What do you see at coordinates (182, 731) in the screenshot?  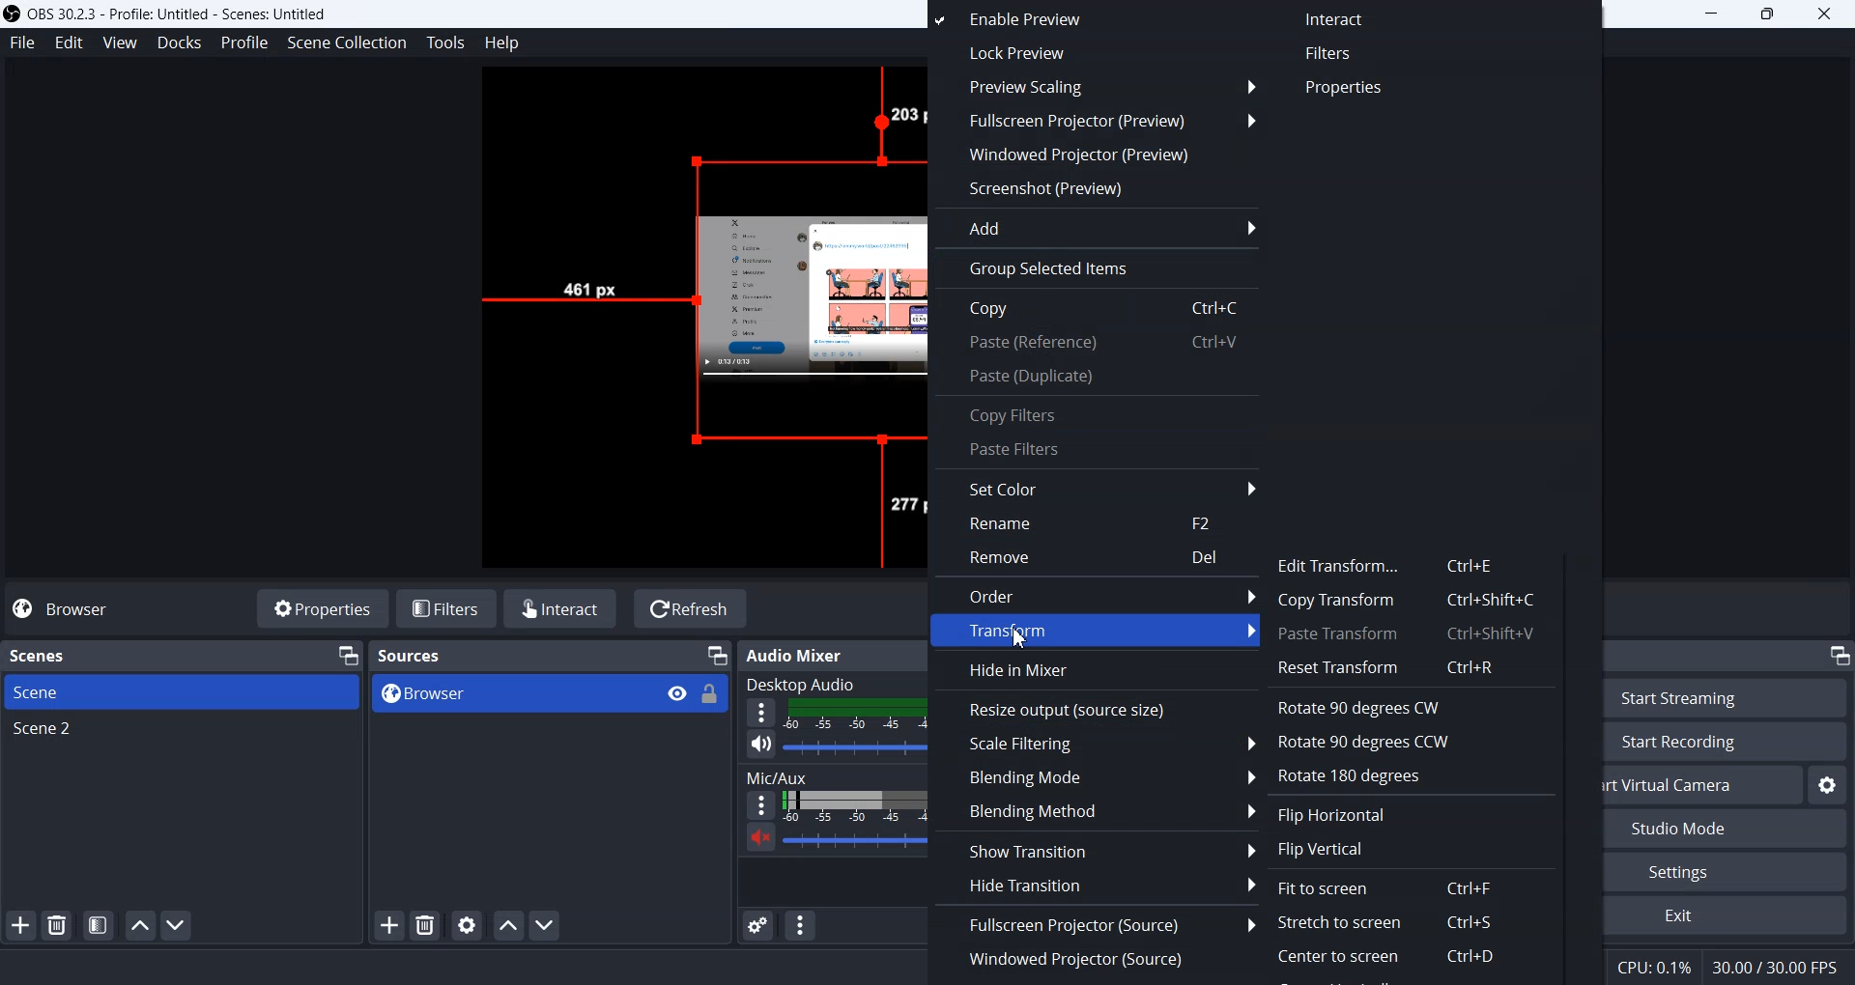 I see `Scene 2` at bounding box center [182, 731].